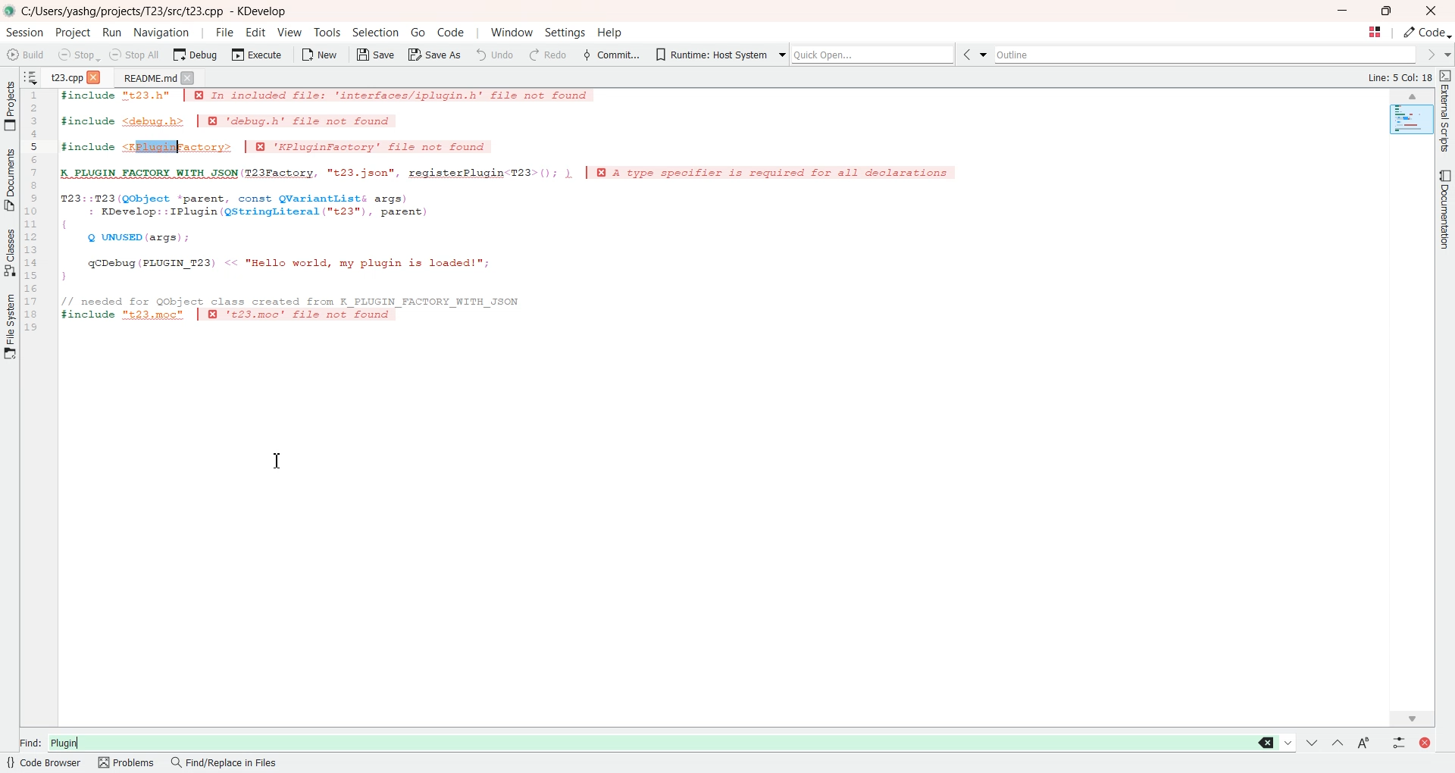 Image resolution: width=1455 pixels, height=773 pixels. What do you see at coordinates (27, 54) in the screenshot?
I see `Build` at bounding box center [27, 54].